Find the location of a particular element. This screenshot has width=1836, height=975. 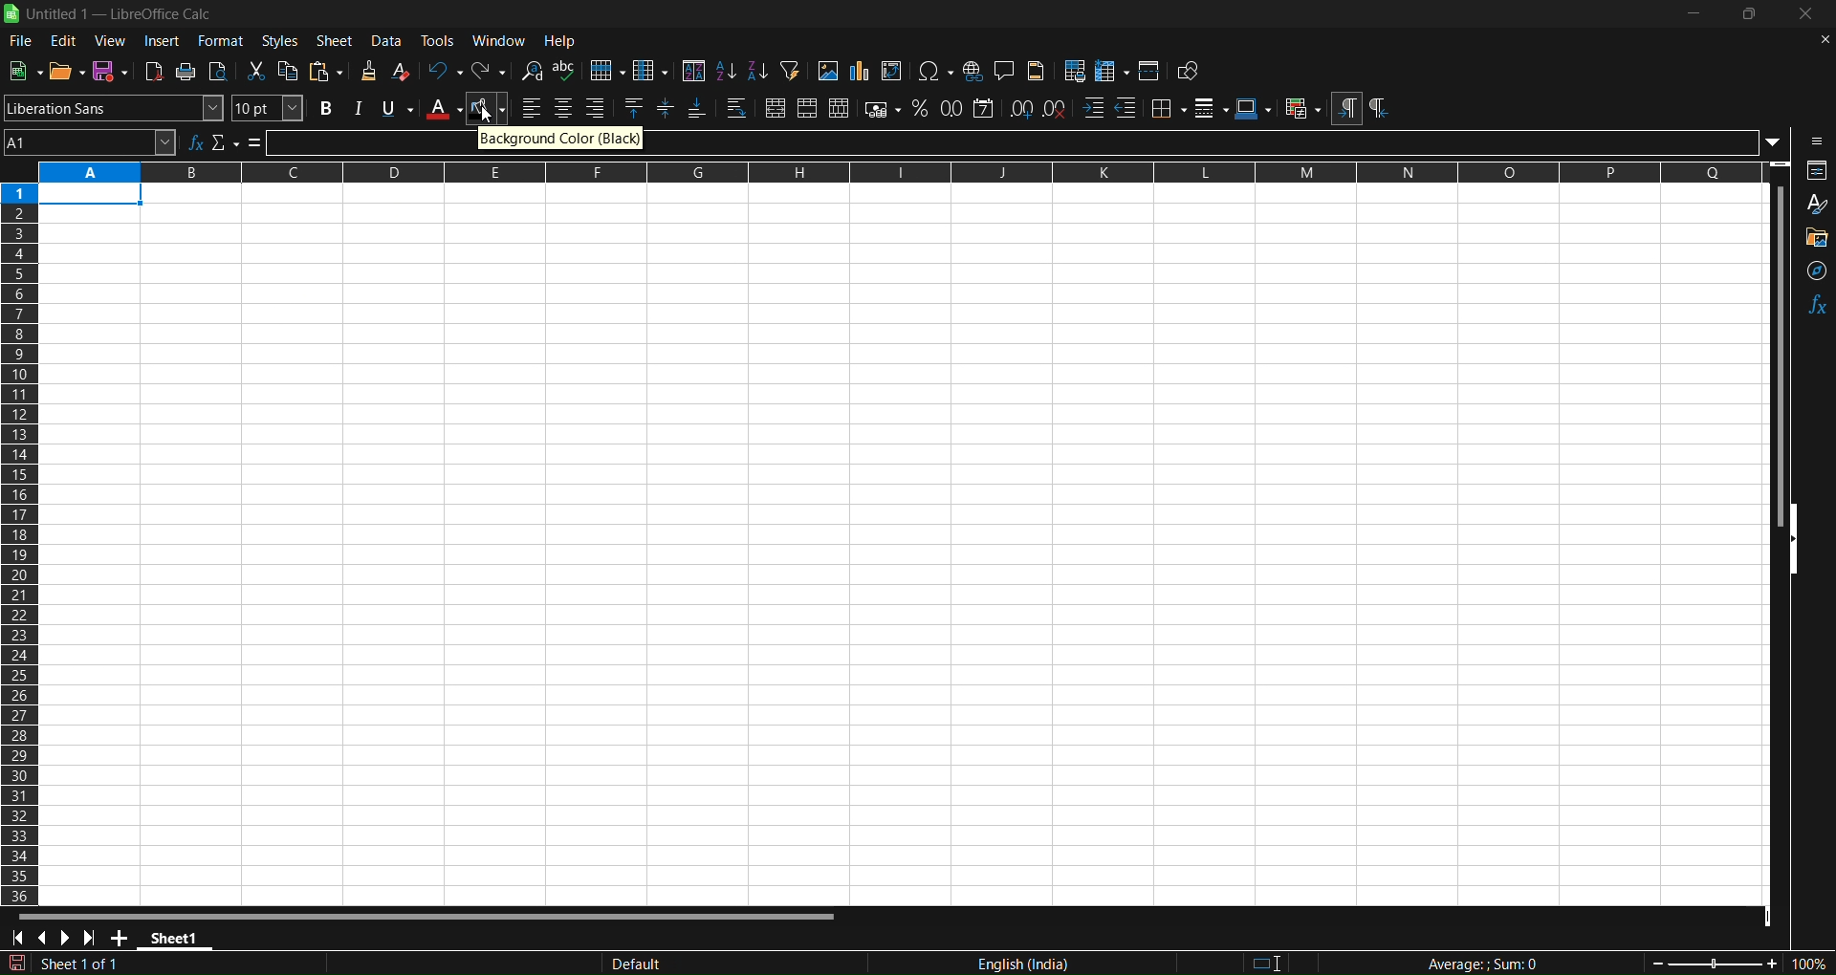

bold is located at coordinates (328, 108).